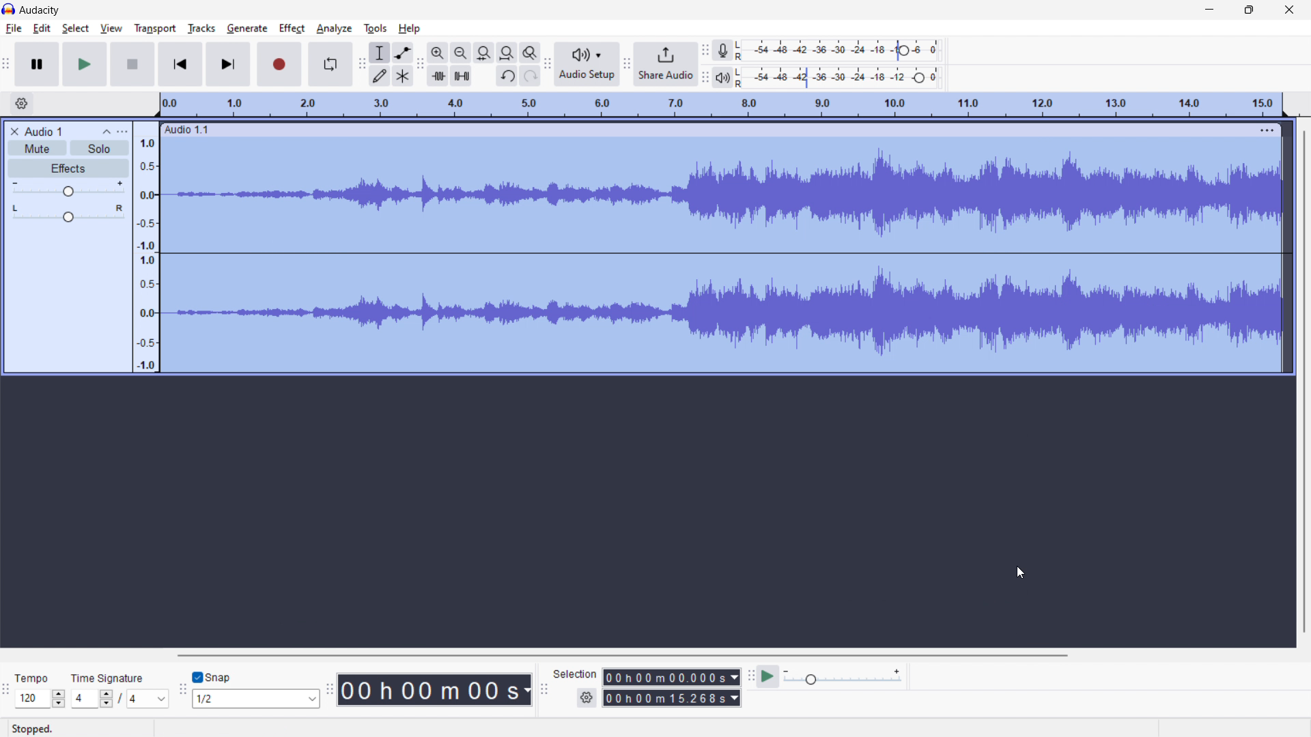 This screenshot has height=737, width=1311. Describe the element at coordinates (750, 676) in the screenshot. I see `play at speed toolbar` at that location.